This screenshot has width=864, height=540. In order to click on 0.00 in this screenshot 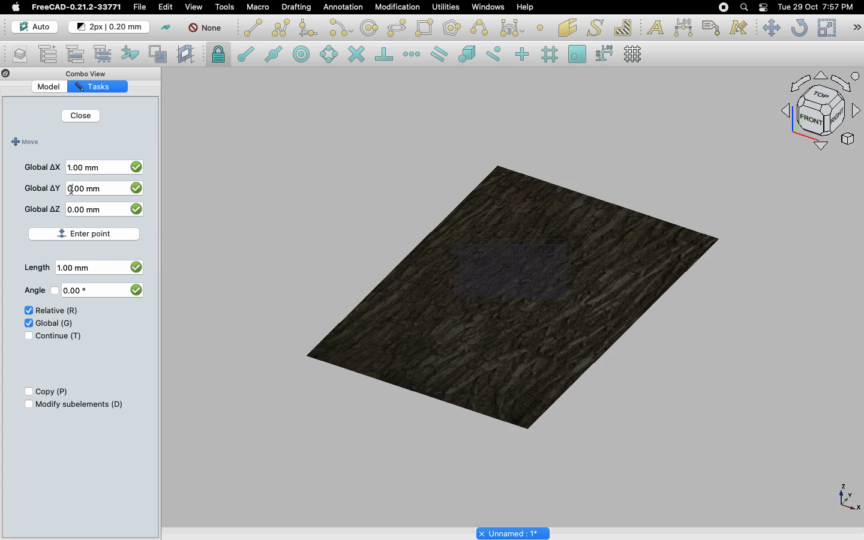, I will do `click(79, 292)`.